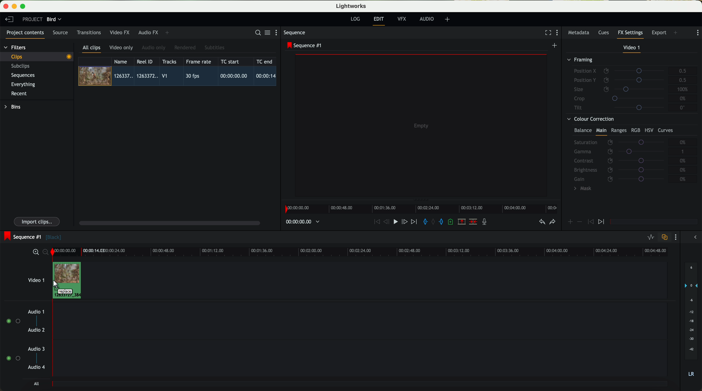  I want to click on black, so click(55, 237).